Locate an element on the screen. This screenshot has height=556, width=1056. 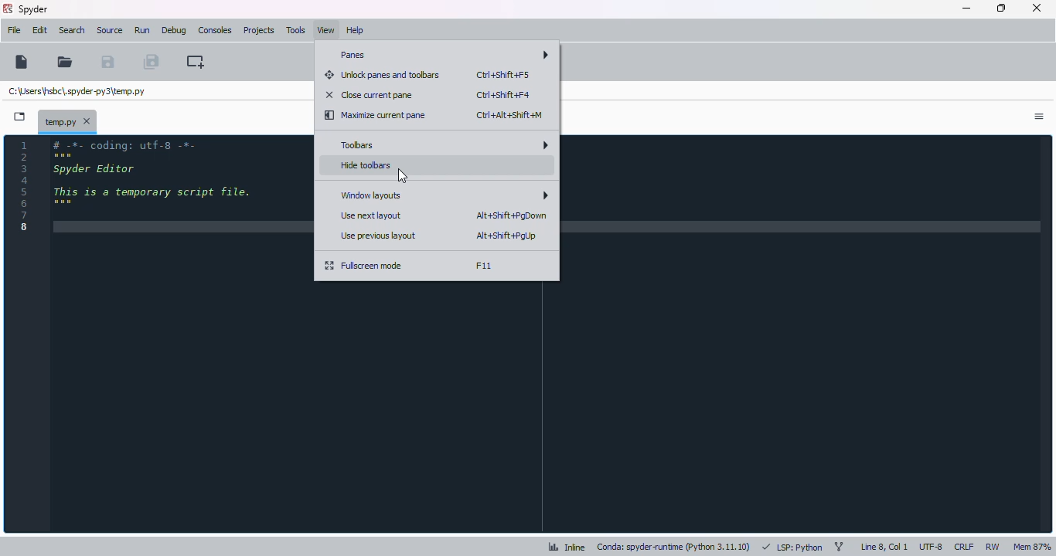
panes is located at coordinates (440, 54).